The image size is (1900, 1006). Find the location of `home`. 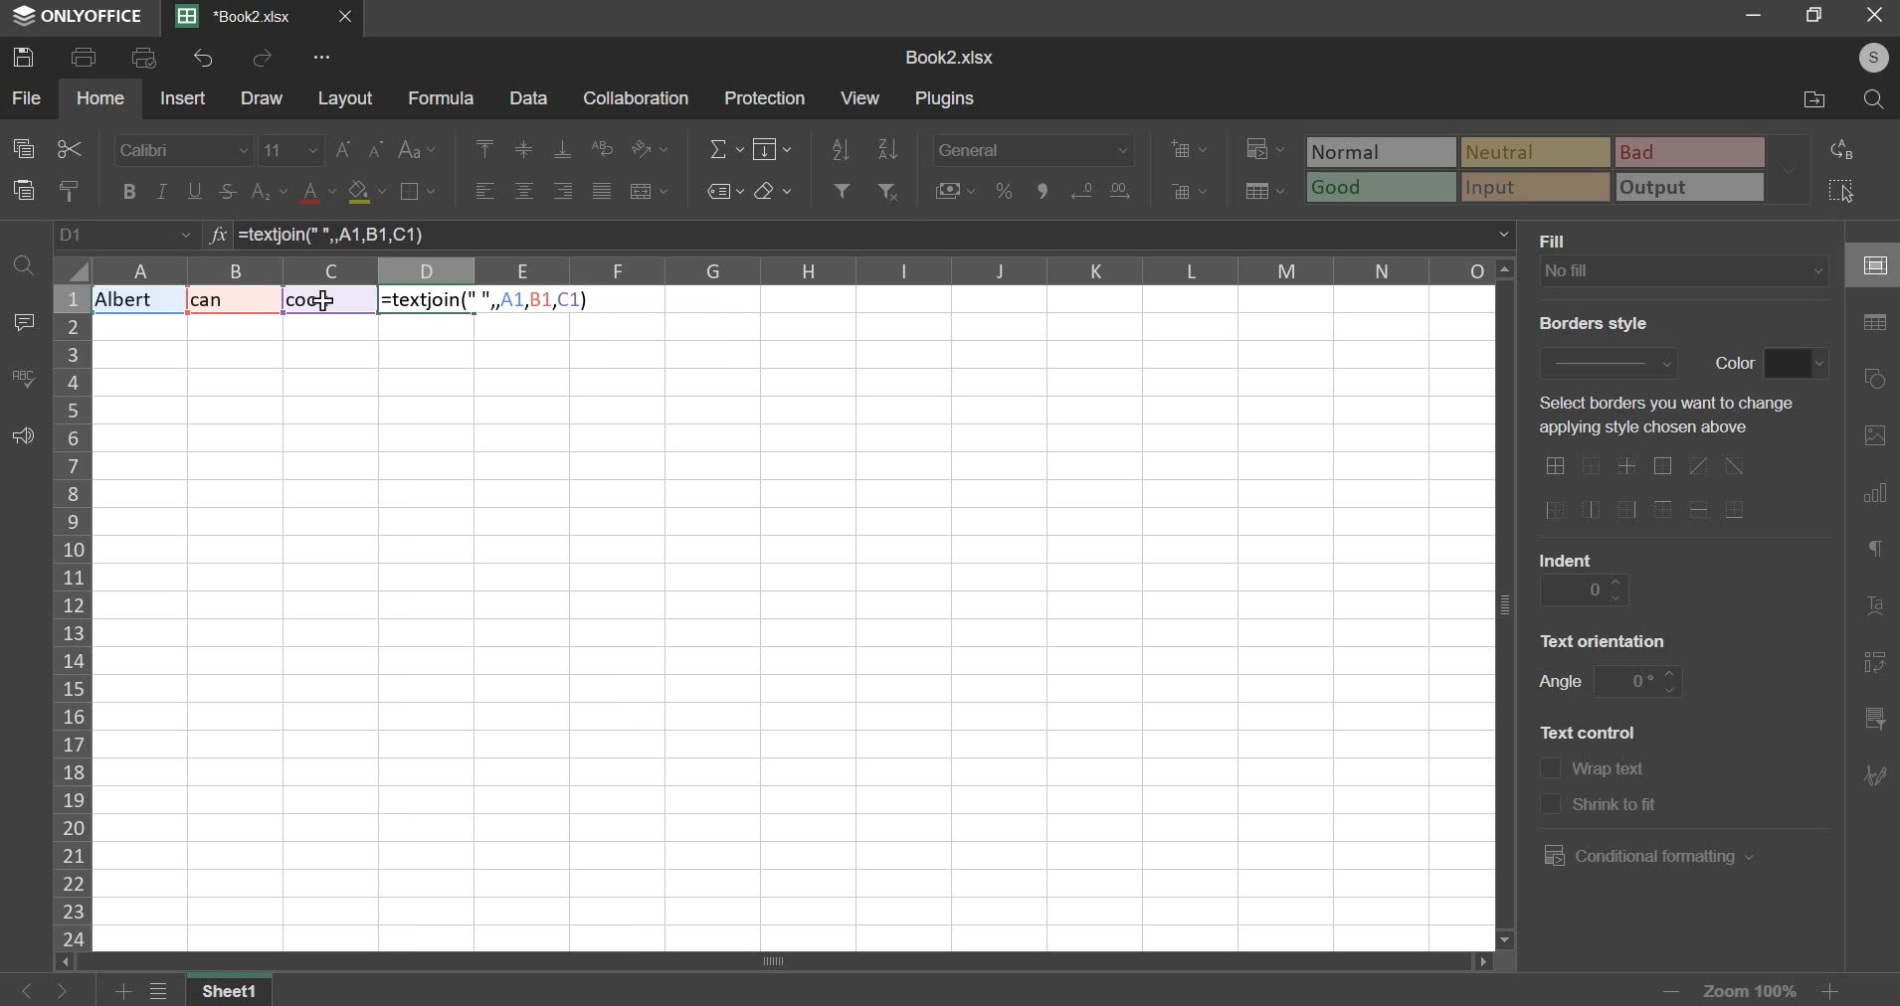

home is located at coordinates (101, 97).